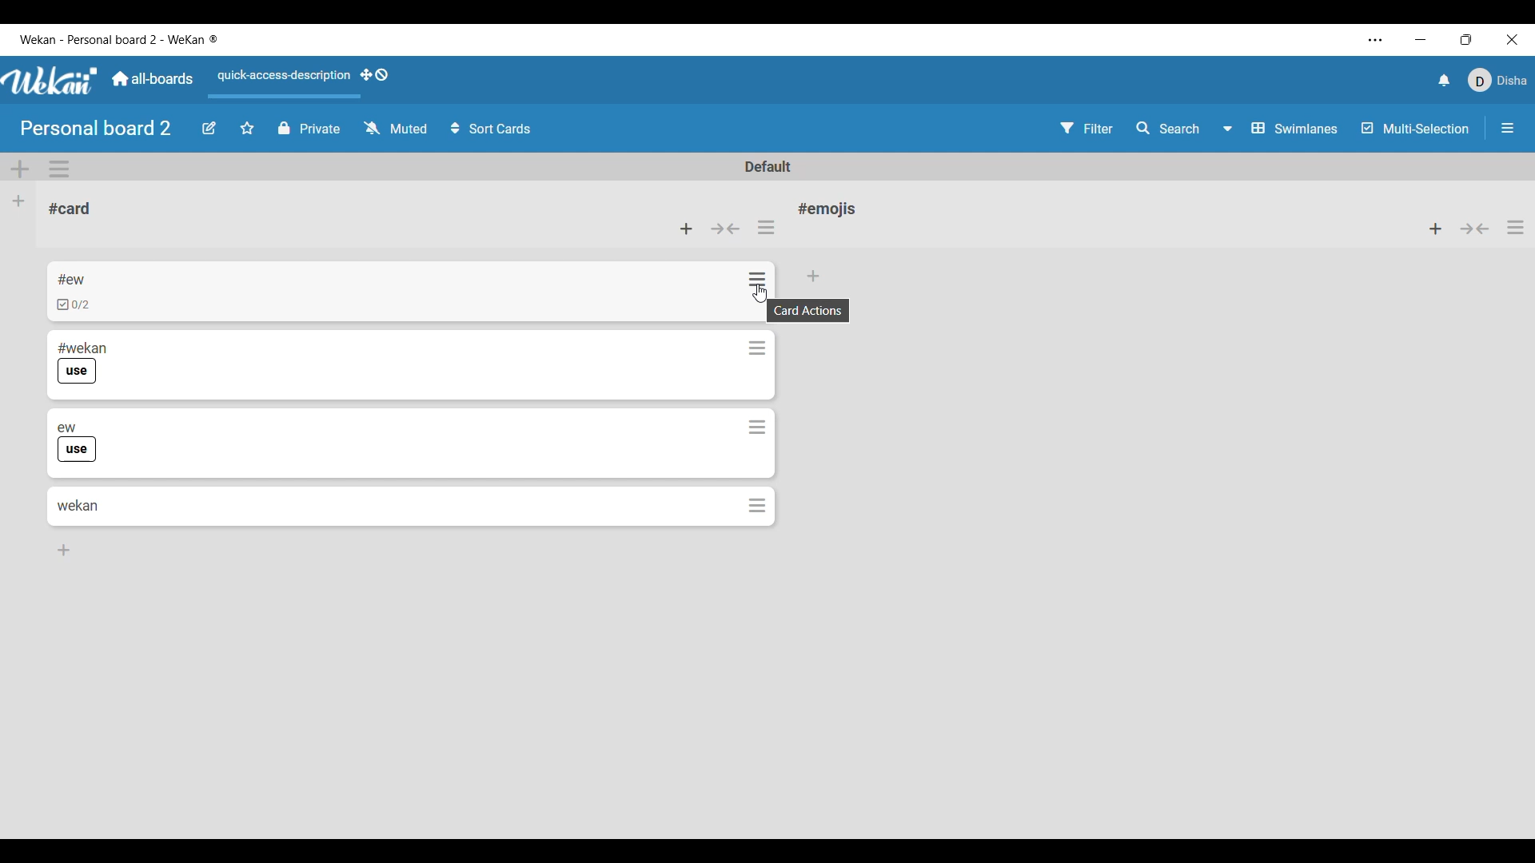 The width and height of the screenshot is (1535, 863). Describe the element at coordinates (98, 128) in the screenshot. I see `Board name` at that location.